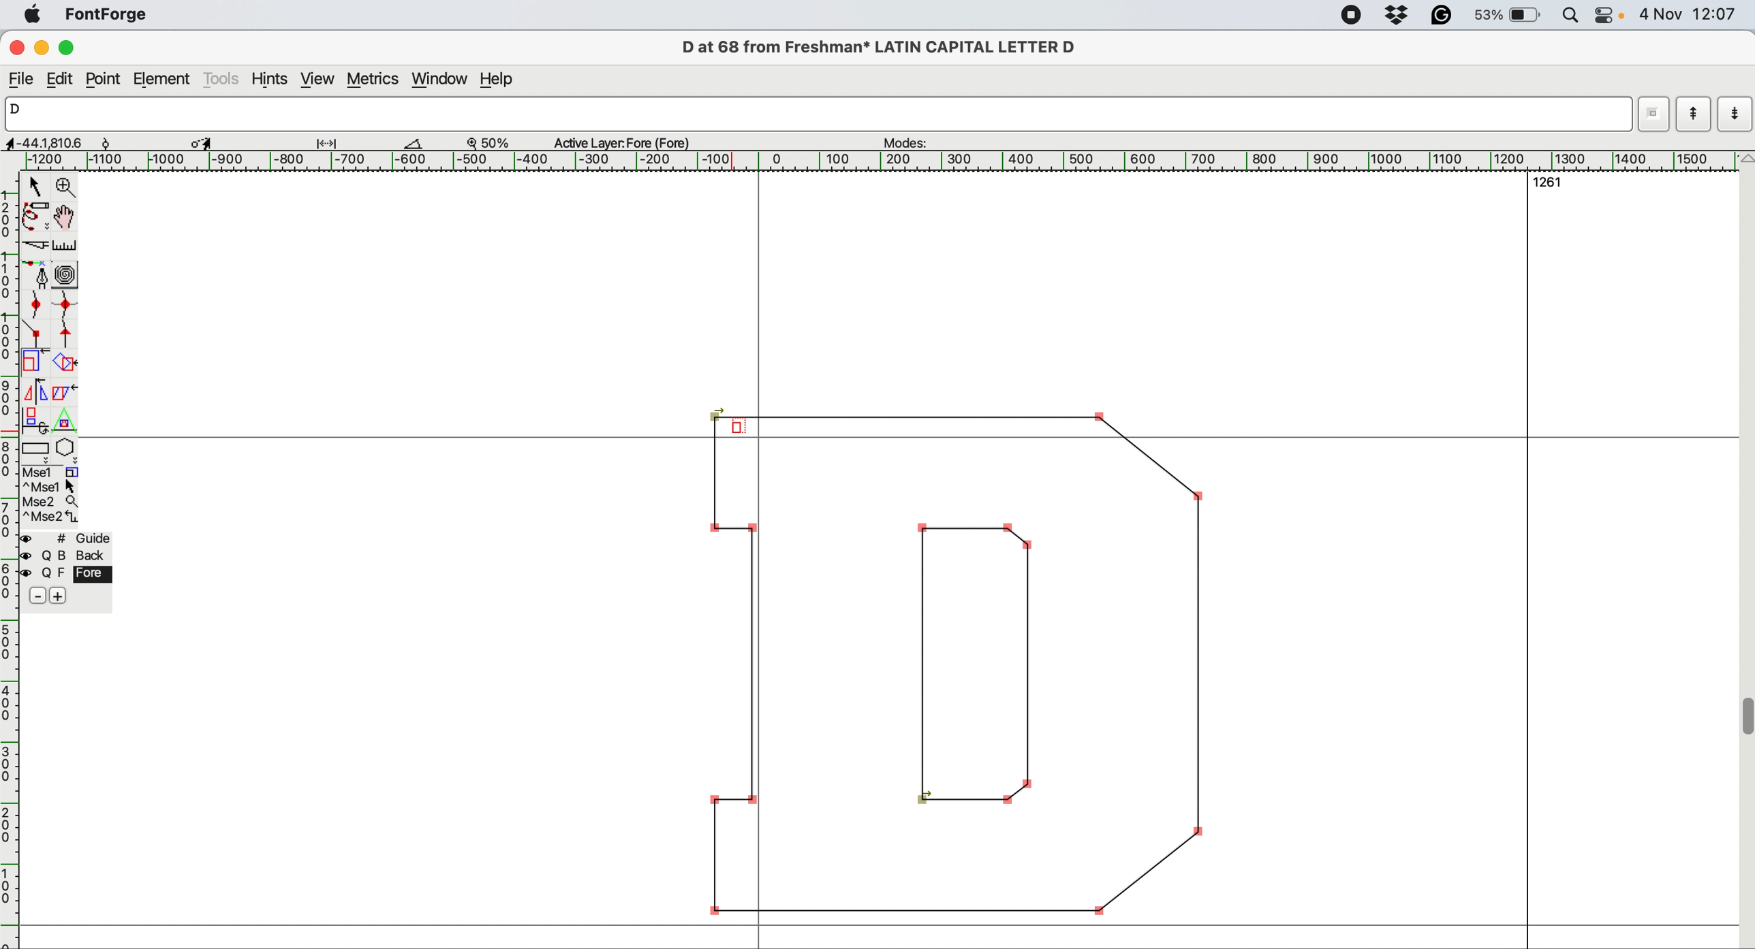 This screenshot has height=949, width=1755. I want to click on spotlight search, so click(1570, 15).